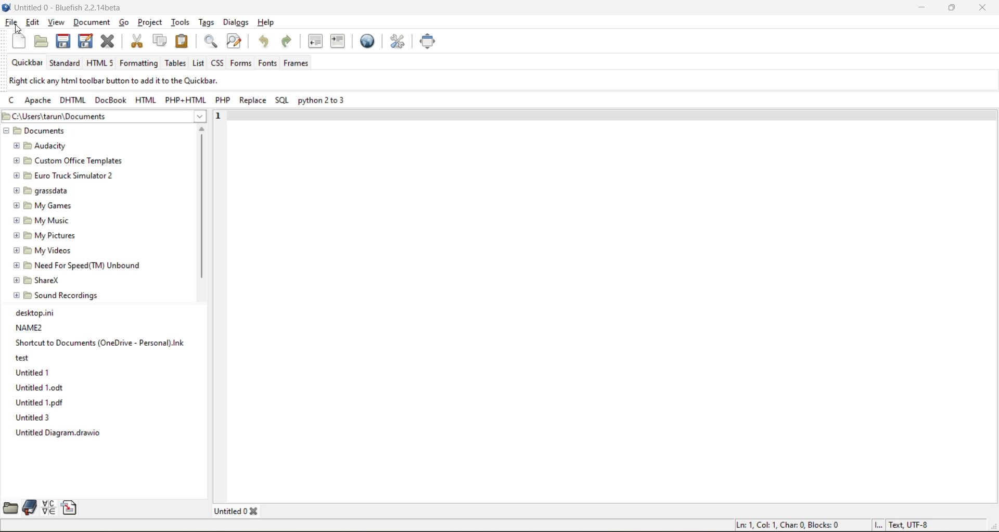 The height and width of the screenshot is (532, 999). I want to click on Custom Office Templates, so click(65, 161).